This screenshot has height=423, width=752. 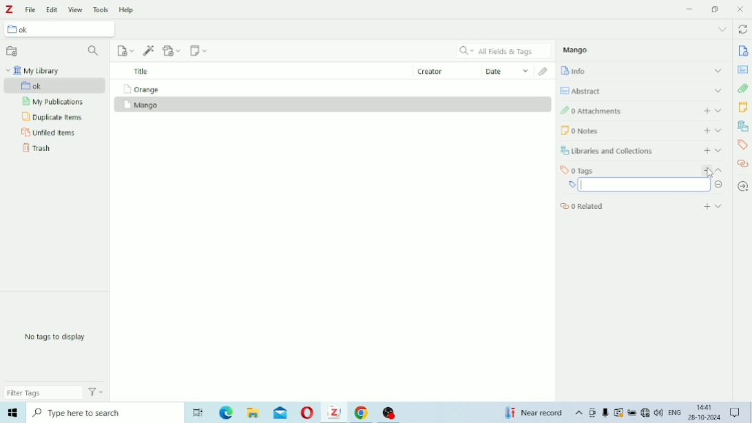 I want to click on Tags, so click(x=643, y=167).